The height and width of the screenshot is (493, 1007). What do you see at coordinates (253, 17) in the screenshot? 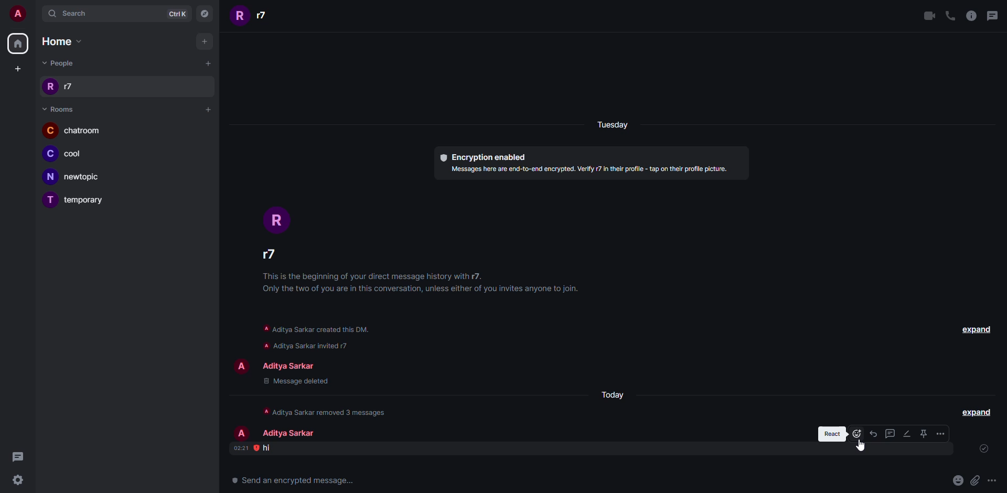
I see `people` at bounding box center [253, 17].